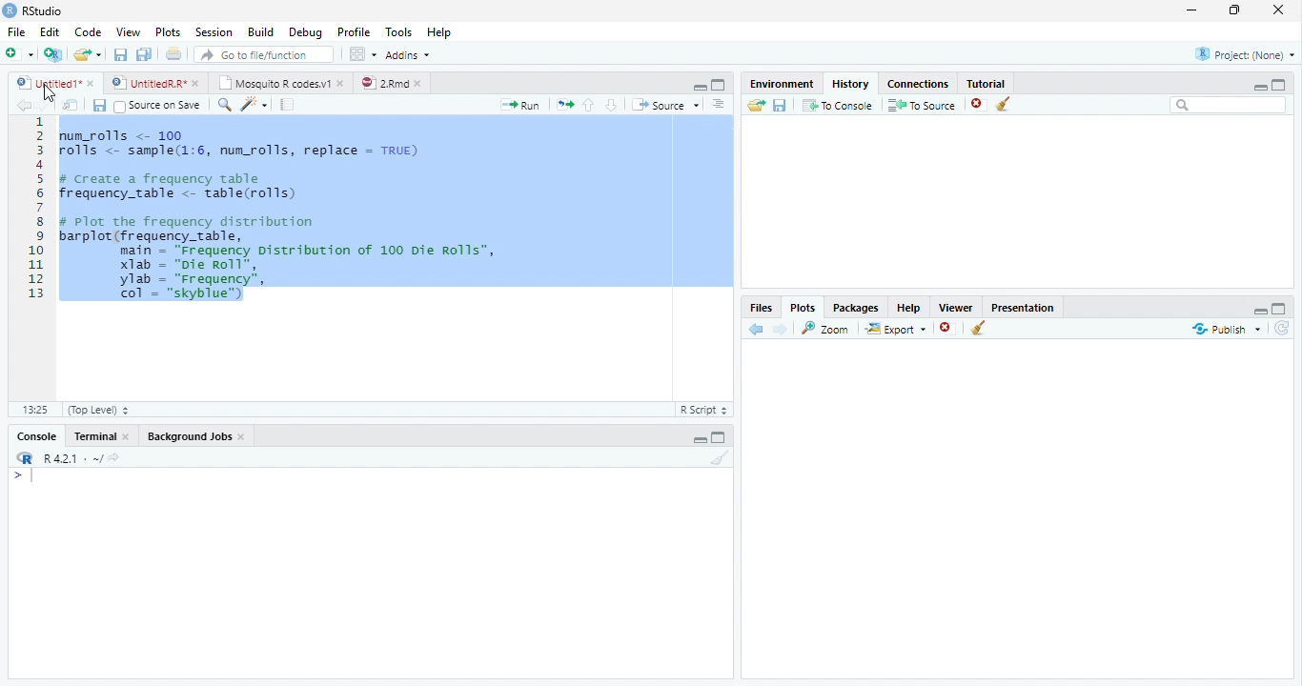 The image size is (1302, 686). I want to click on Run, so click(521, 105).